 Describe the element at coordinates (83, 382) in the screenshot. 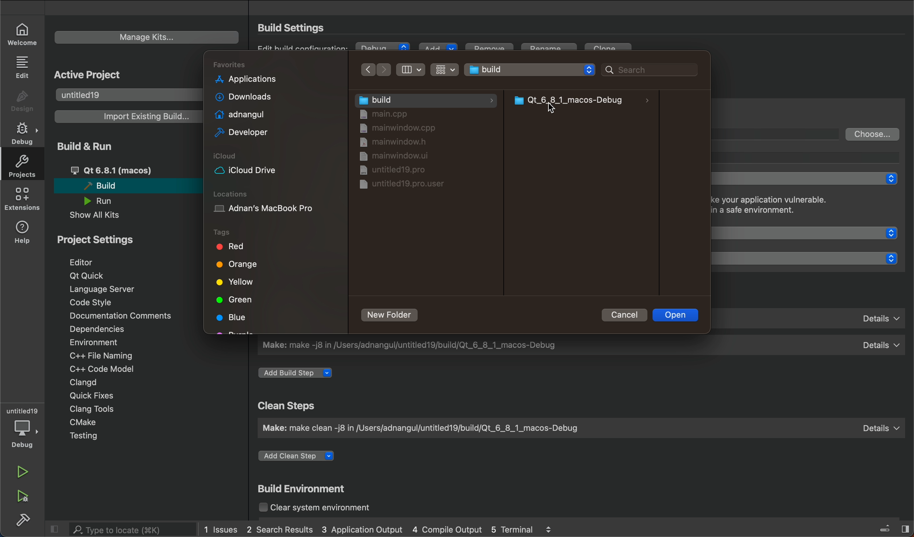

I see `clangd` at that location.